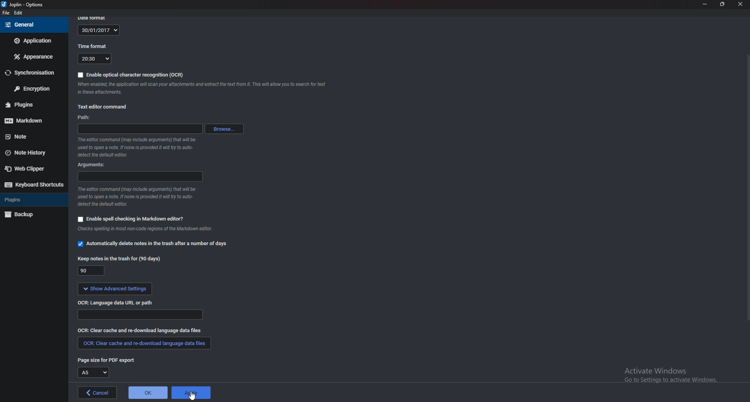 The height and width of the screenshot is (402, 750). I want to click on cancel, so click(97, 393).